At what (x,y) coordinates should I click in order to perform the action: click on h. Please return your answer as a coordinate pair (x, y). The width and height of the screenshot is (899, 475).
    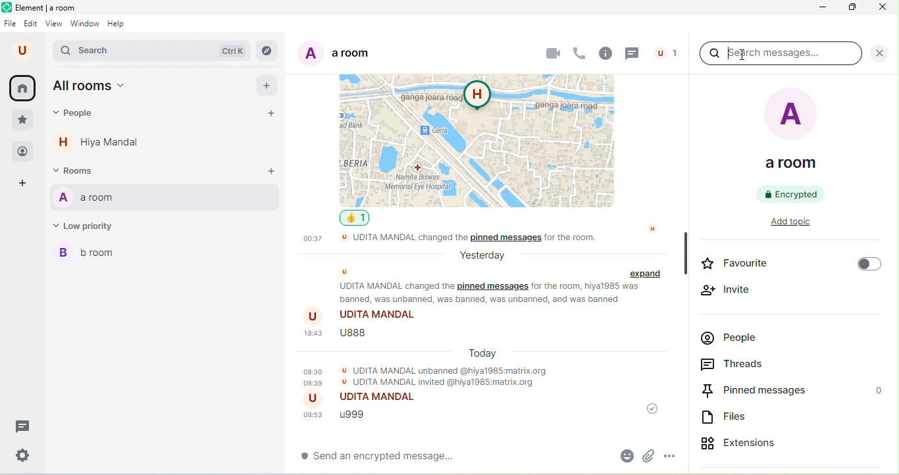
    Looking at the image, I should click on (653, 228).